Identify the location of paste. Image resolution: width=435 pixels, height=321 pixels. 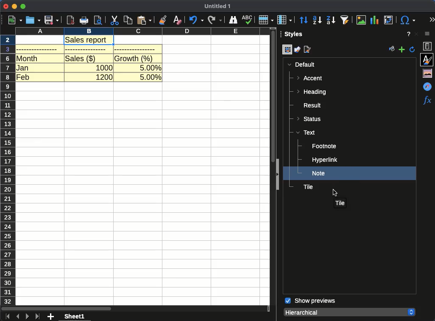
(144, 20).